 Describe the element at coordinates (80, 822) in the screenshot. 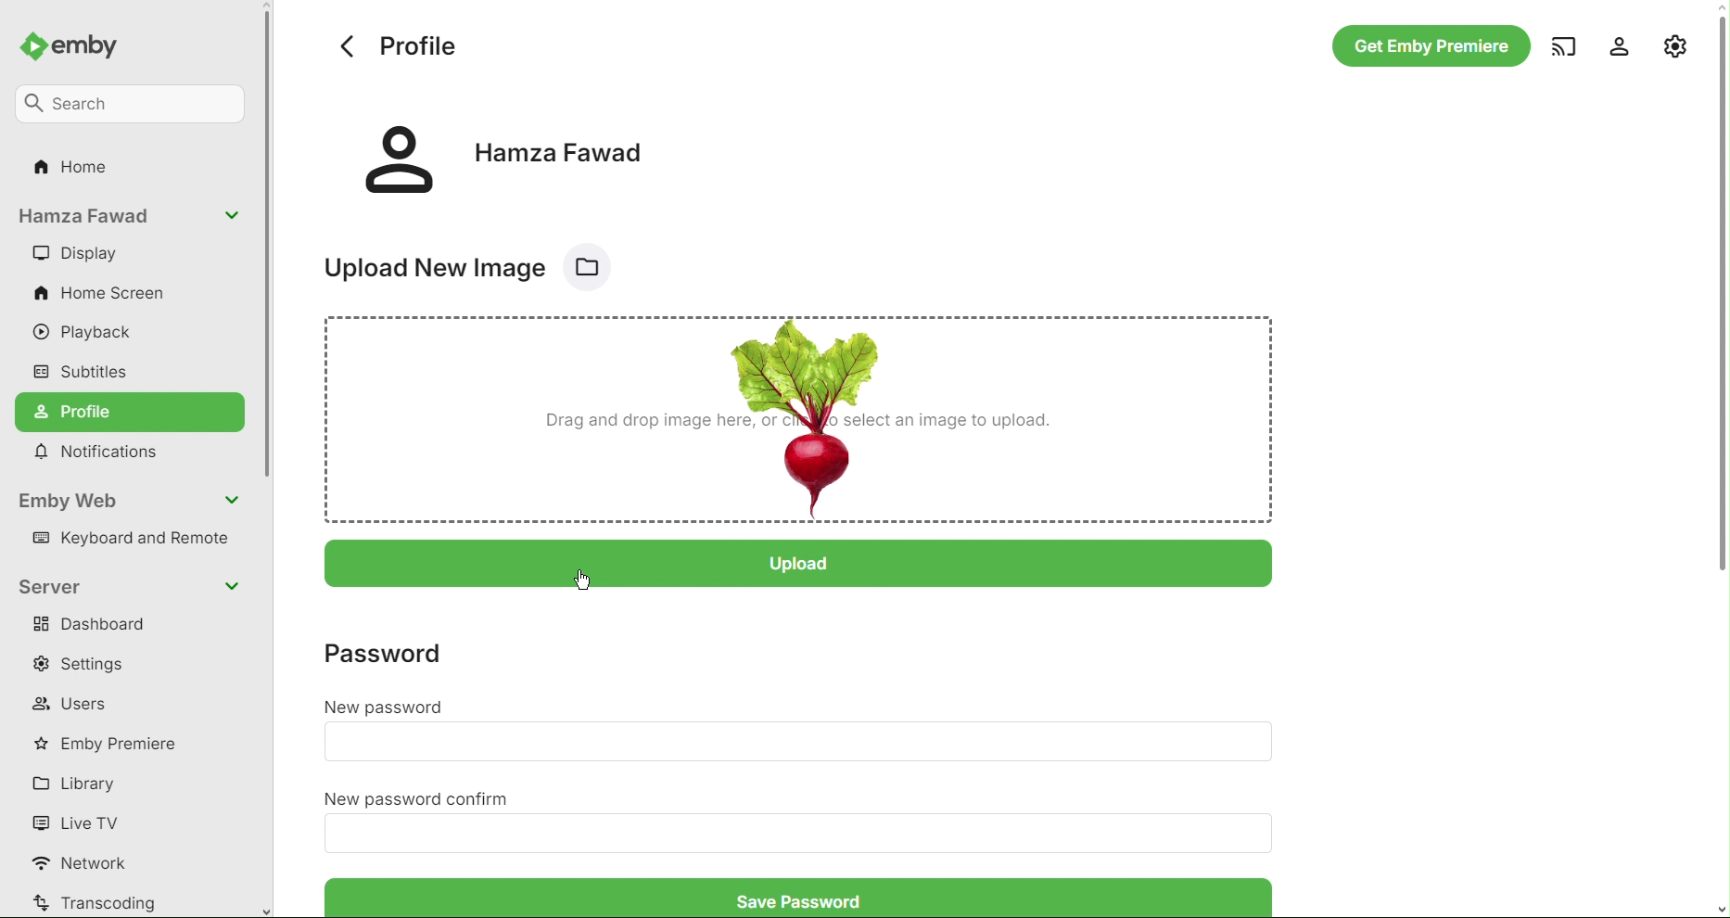

I see `Live TV` at that location.